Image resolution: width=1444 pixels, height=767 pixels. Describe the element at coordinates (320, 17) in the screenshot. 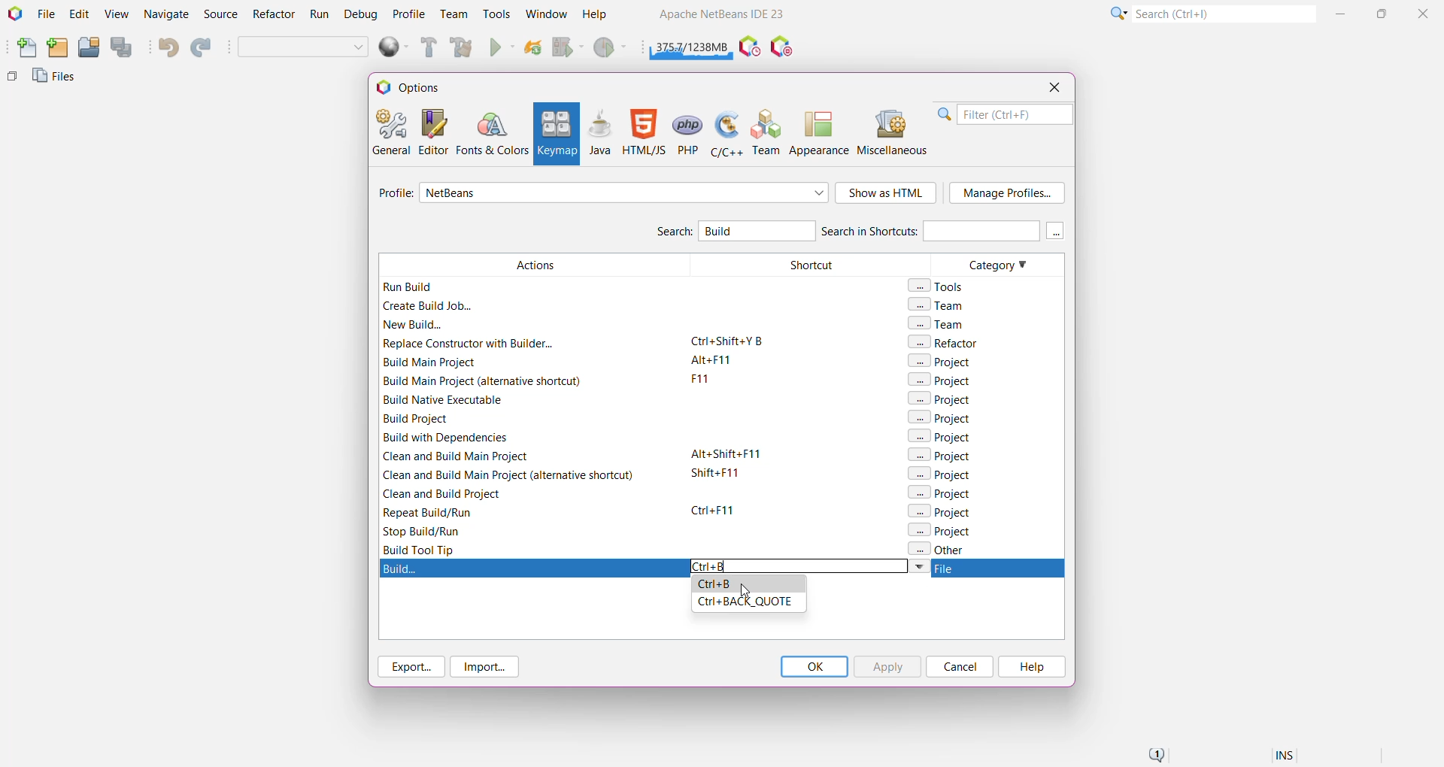

I see `Run` at that location.